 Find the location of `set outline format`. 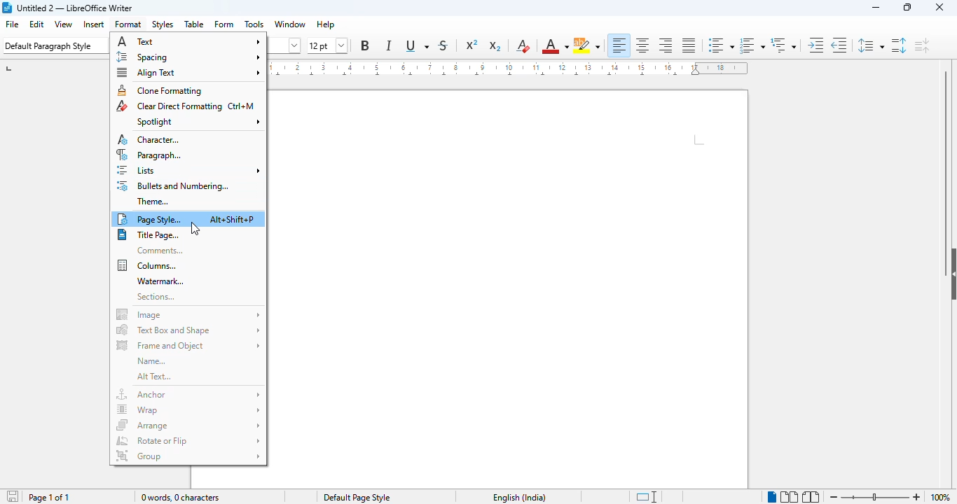

set outline format is located at coordinates (783, 45).